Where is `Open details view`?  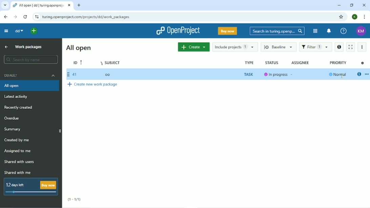 Open details view is located at coordinates (339, 47).